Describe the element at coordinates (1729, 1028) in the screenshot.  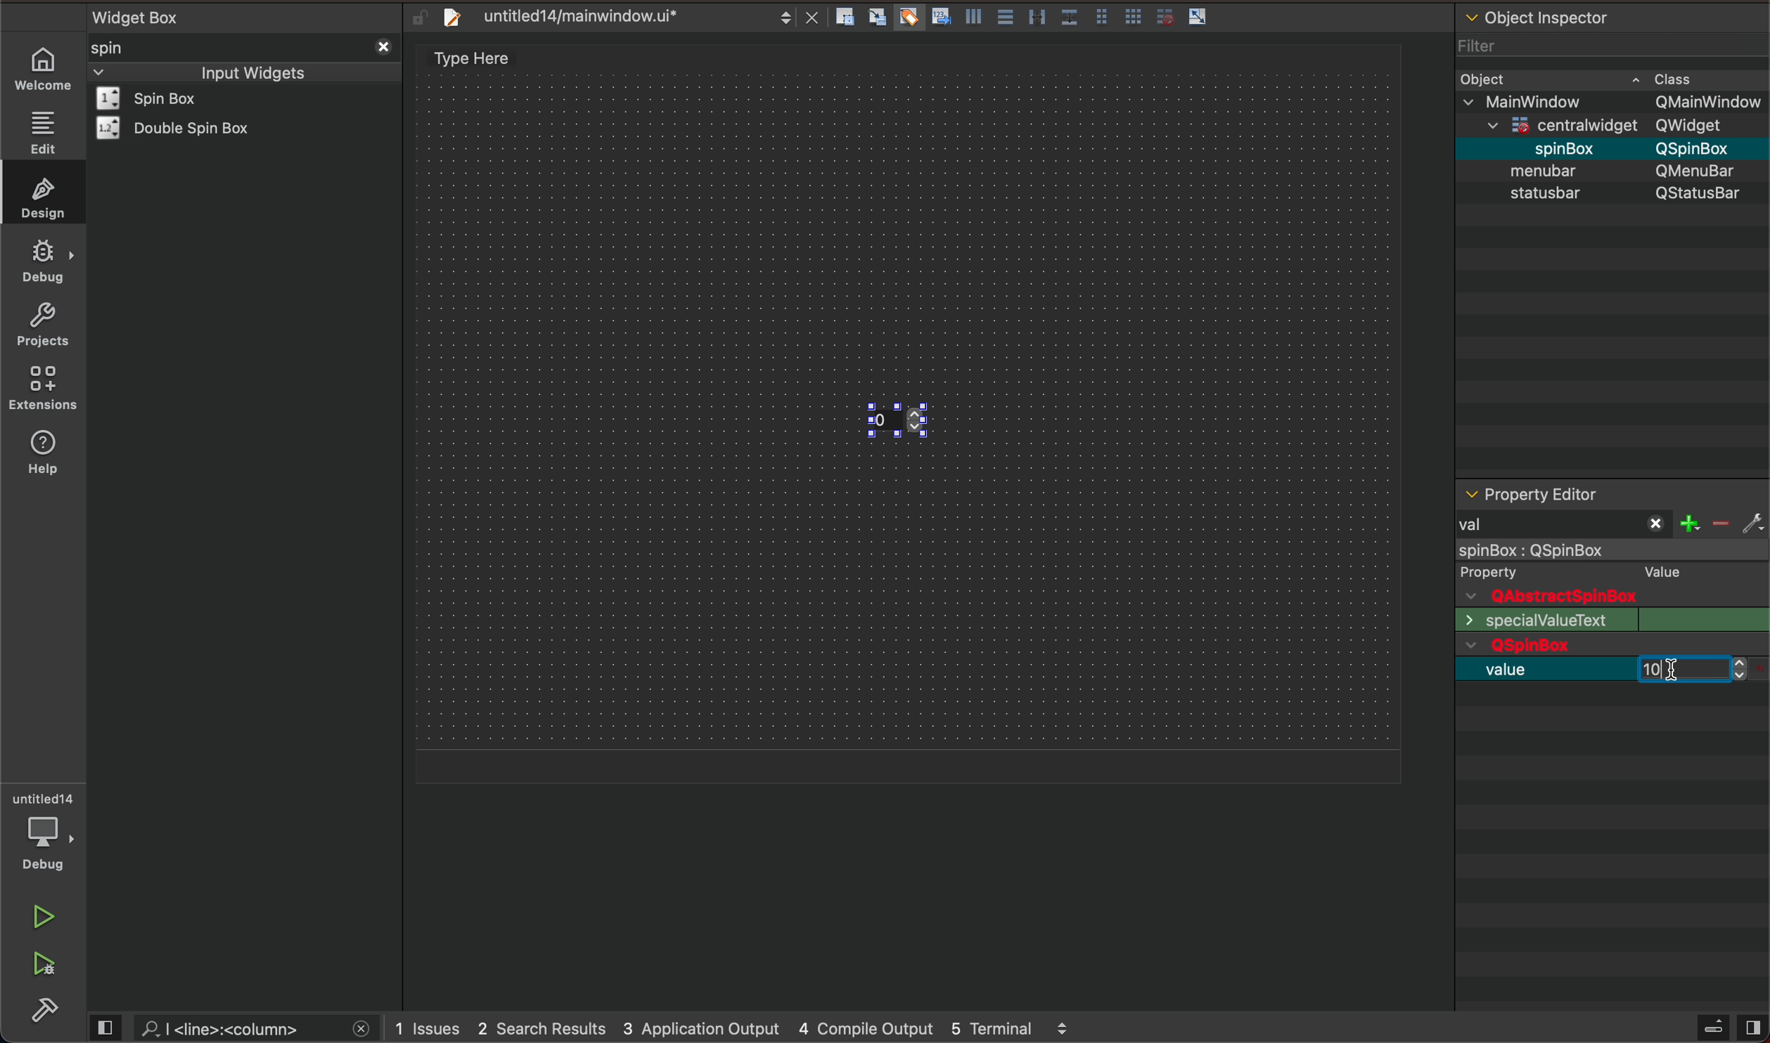
I see `close sidebar` at that location.